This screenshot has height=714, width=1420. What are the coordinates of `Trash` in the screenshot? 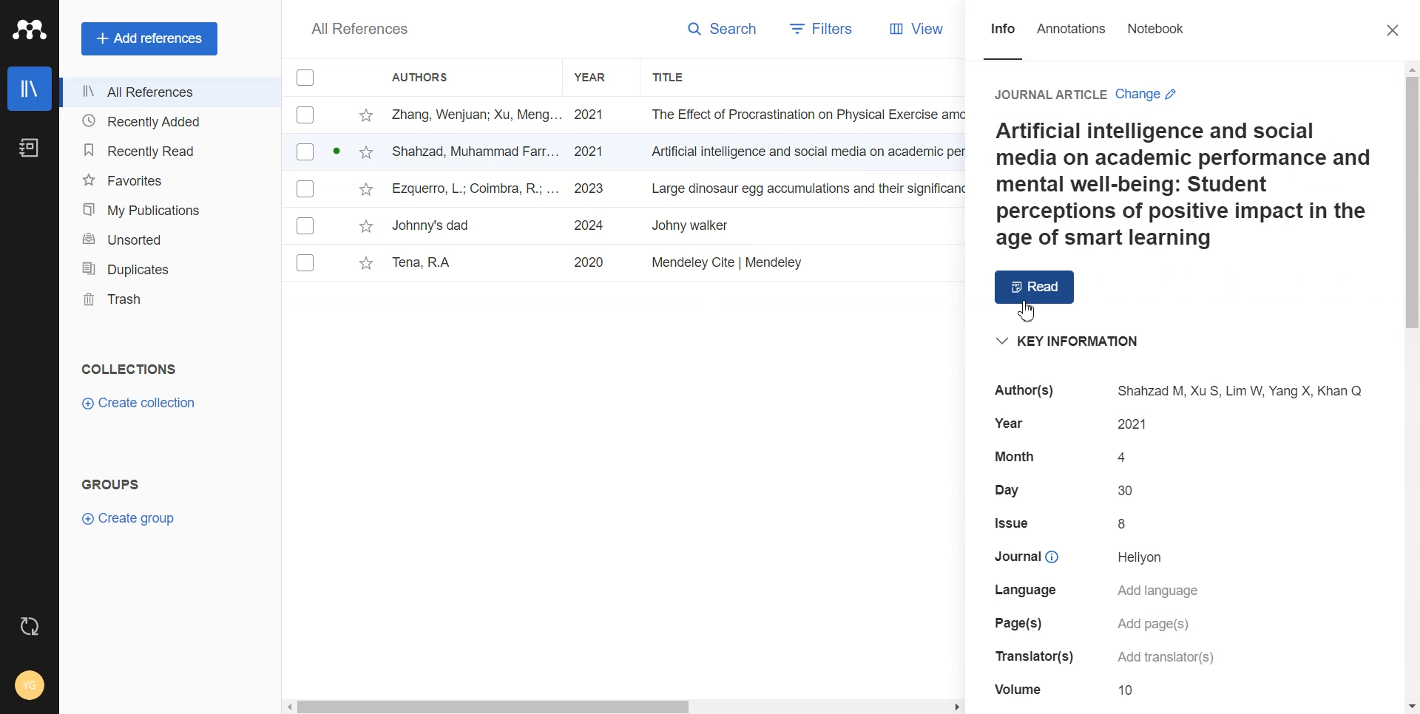 It's located at (167, 299).